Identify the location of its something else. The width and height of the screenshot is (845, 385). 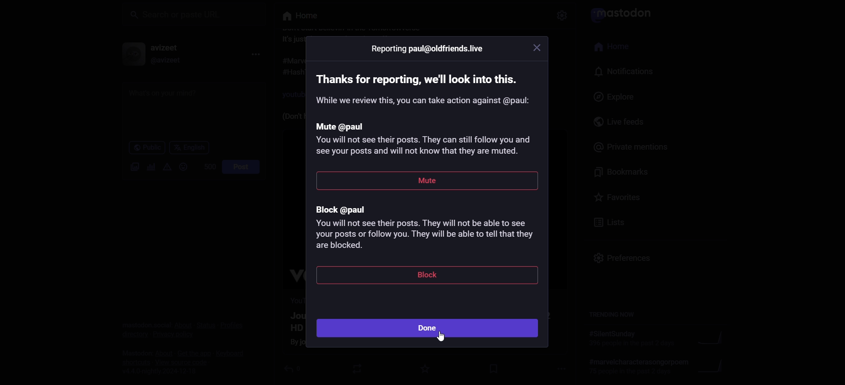
(299, 16).